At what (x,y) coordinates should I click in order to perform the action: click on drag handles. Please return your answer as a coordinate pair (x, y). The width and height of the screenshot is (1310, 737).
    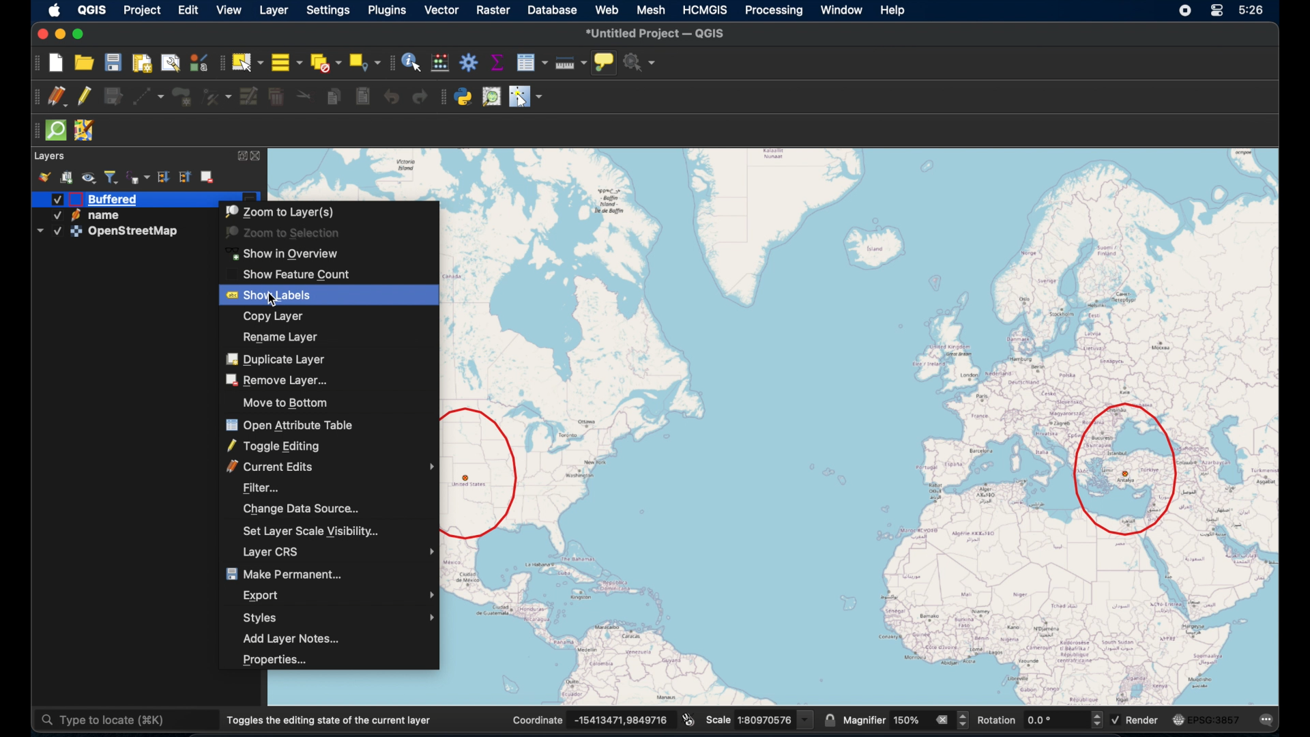
    Looking at the image, I should click on (220, 63).